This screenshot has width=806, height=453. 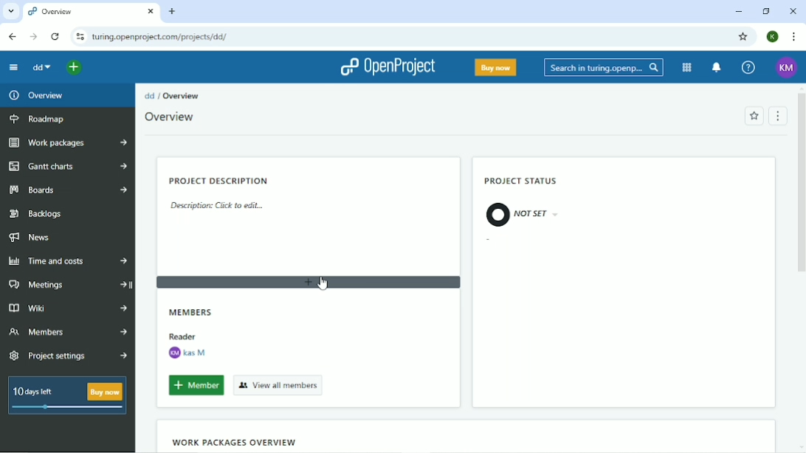 I want to click on Forward, so click(x=34, y=37).